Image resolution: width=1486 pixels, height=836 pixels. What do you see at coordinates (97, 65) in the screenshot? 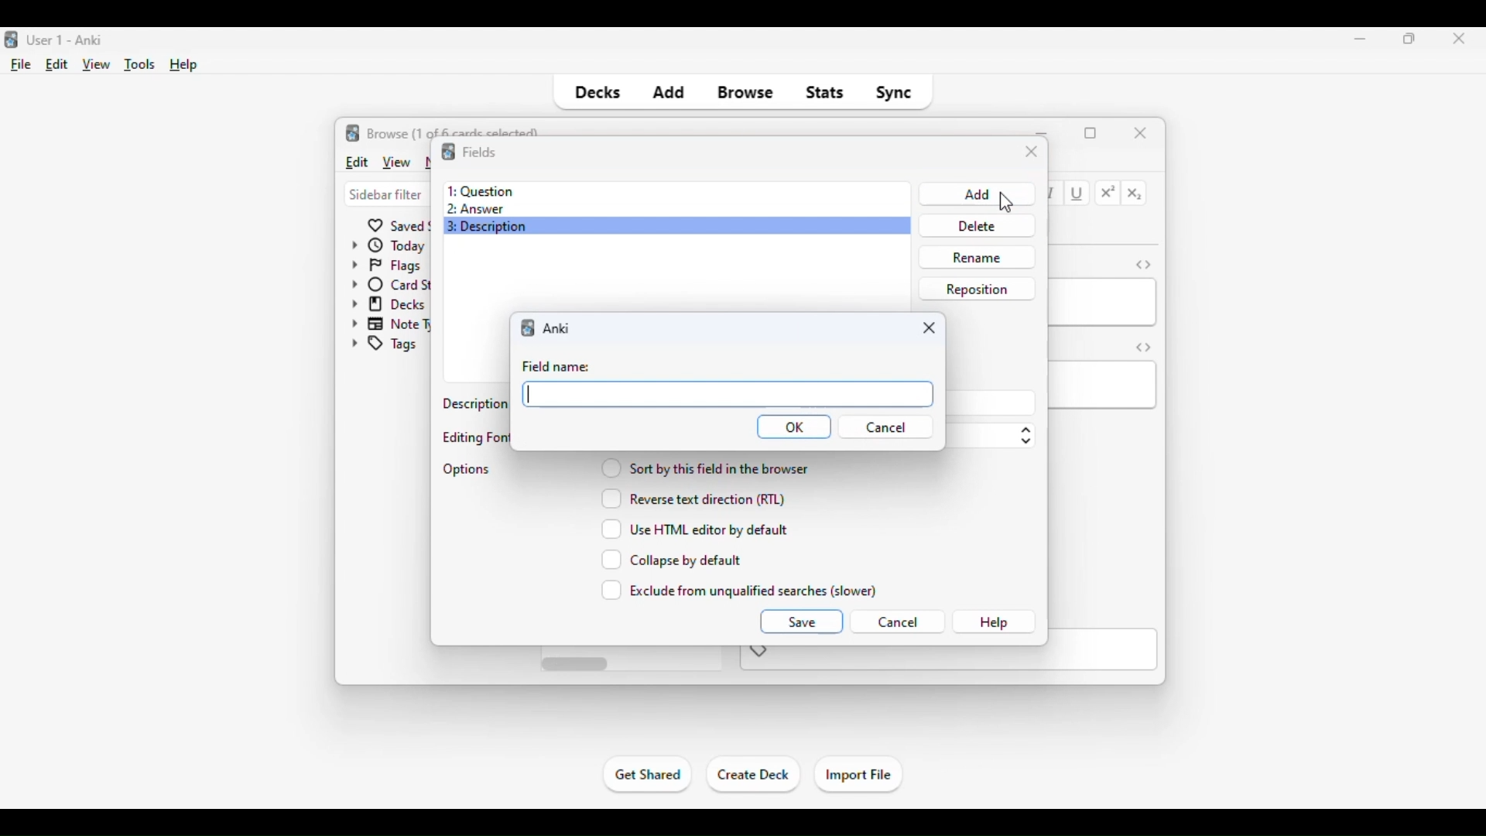
I see `view` at bounding box center [97, 65].